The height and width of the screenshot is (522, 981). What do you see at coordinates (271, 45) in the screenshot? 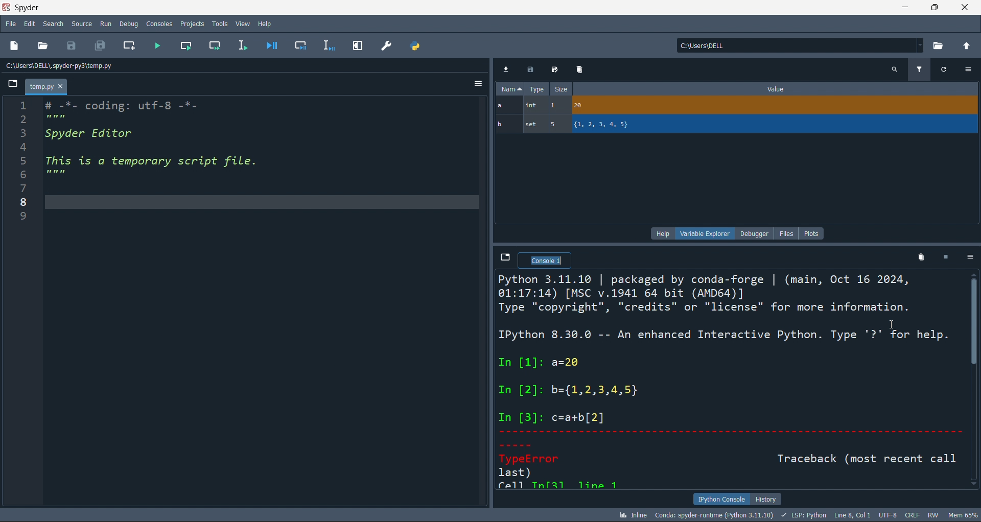
I see `debug file` at bounding box center [271, 45].